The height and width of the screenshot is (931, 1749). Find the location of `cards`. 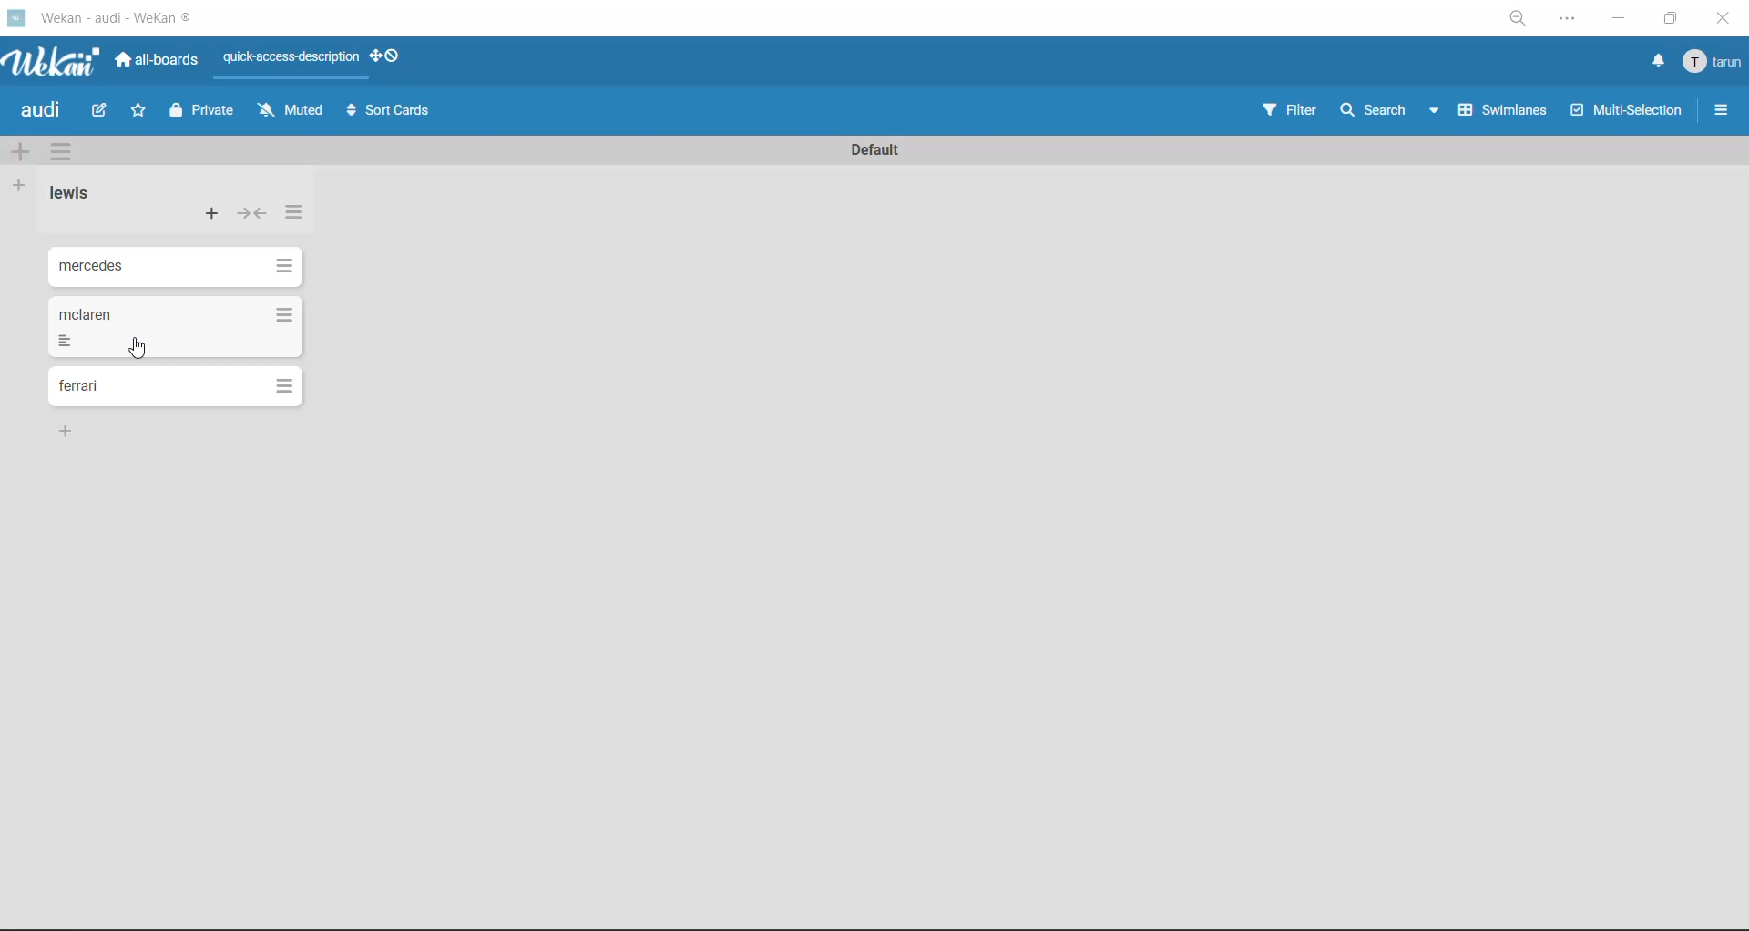

cards is located at coordinates (172, 270).